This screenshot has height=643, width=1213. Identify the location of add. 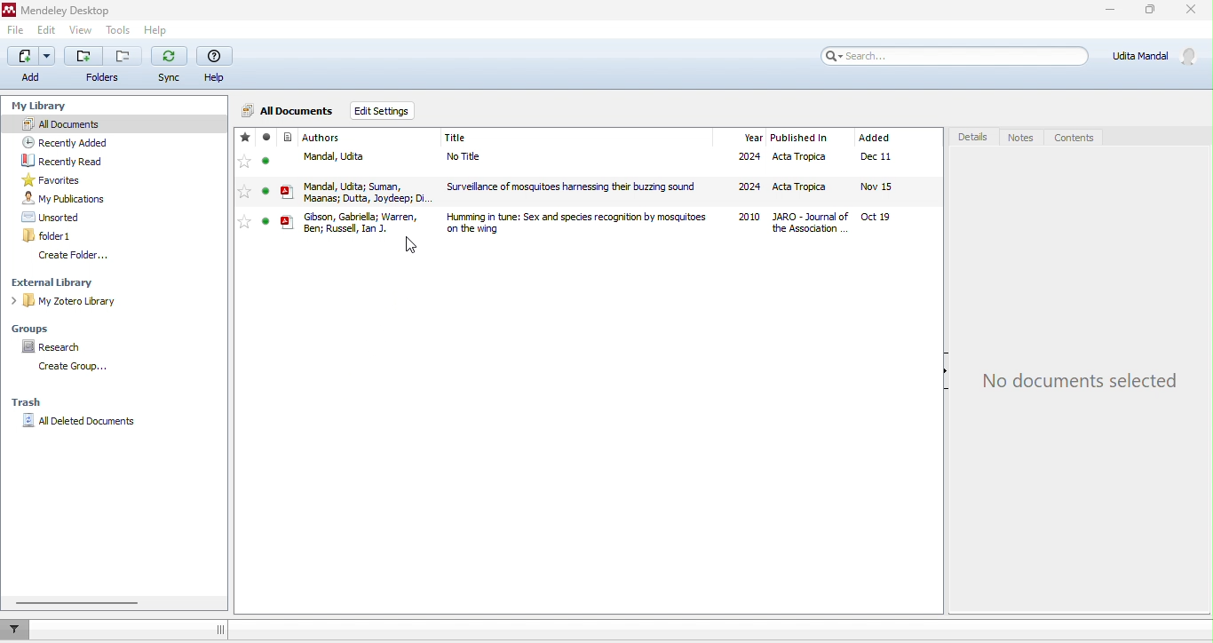
(29, 66).